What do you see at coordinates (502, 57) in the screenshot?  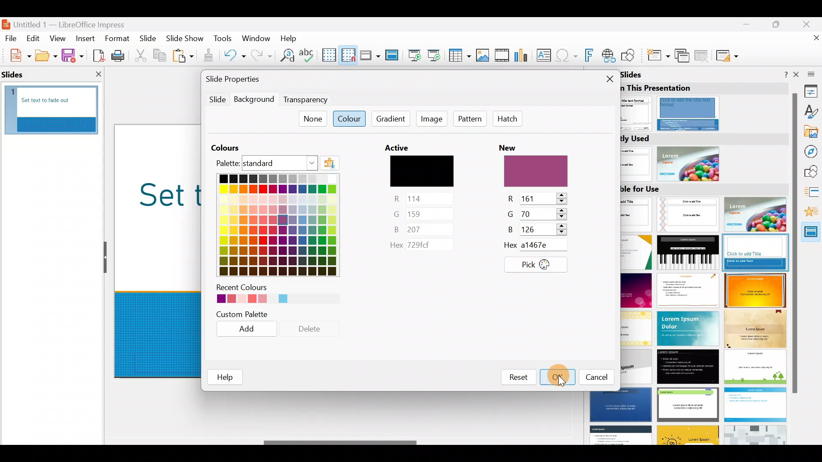 I see `Insert audio or video` at bounding box center [502, 57].